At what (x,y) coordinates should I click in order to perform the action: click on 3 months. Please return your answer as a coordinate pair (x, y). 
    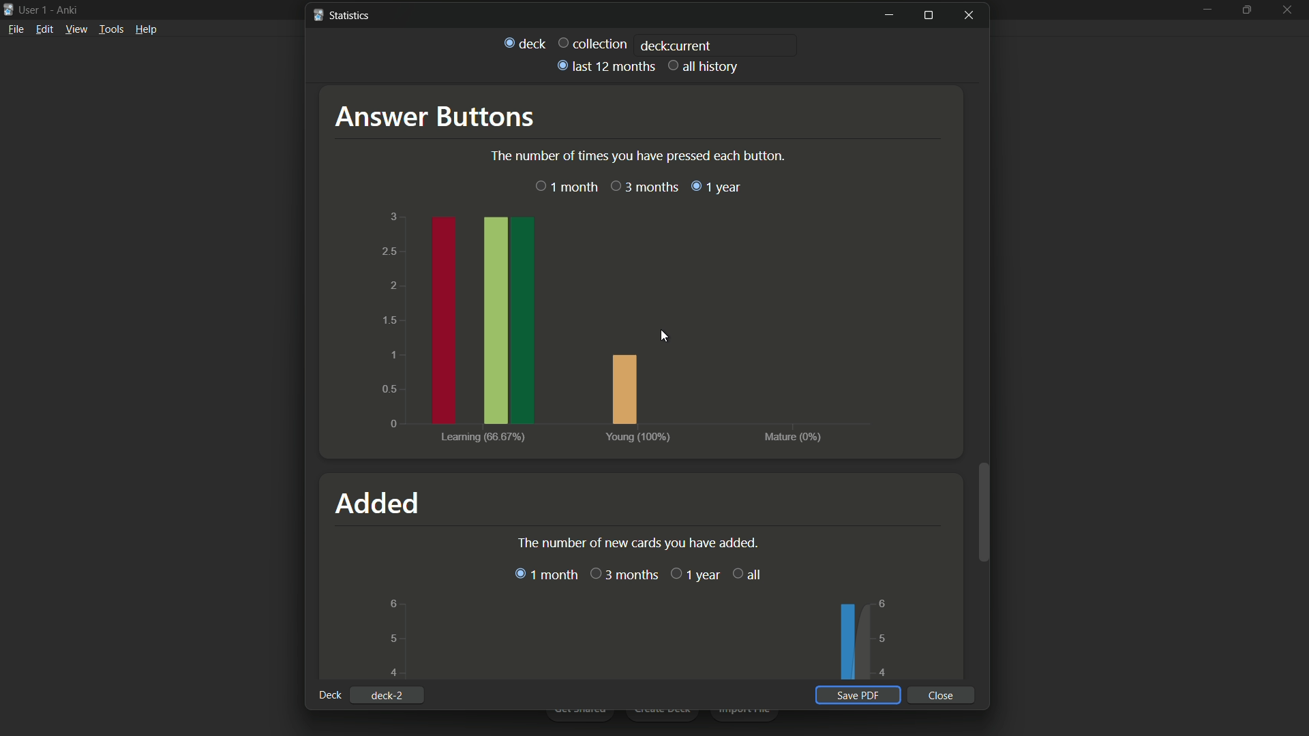
    Looking at the image, I should click on (624, 575).